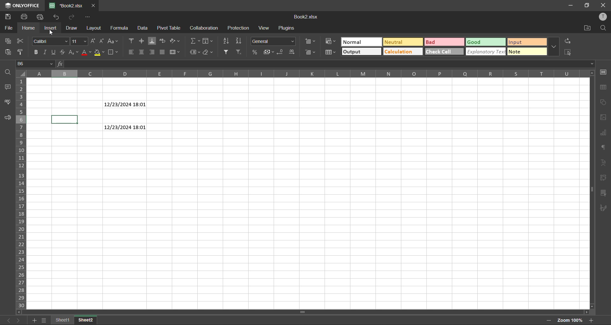 The height and width of the screenshot is (325, 611). I want to click on orientation, so click(175, 41).